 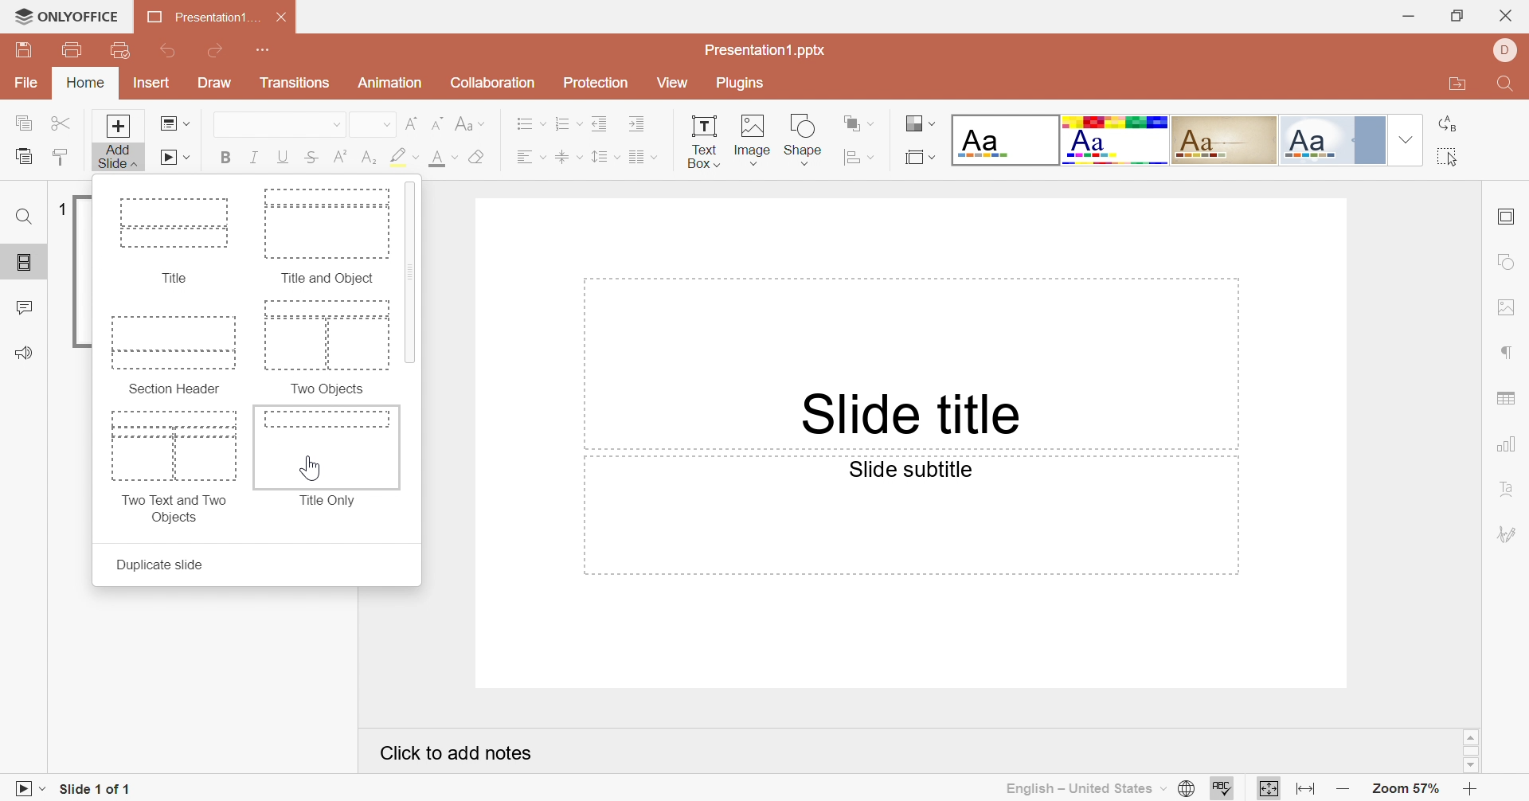 What do you see at coordinates (569, 156) in the screenshot?
I see `vertical align` at bounding box center [569, 156].